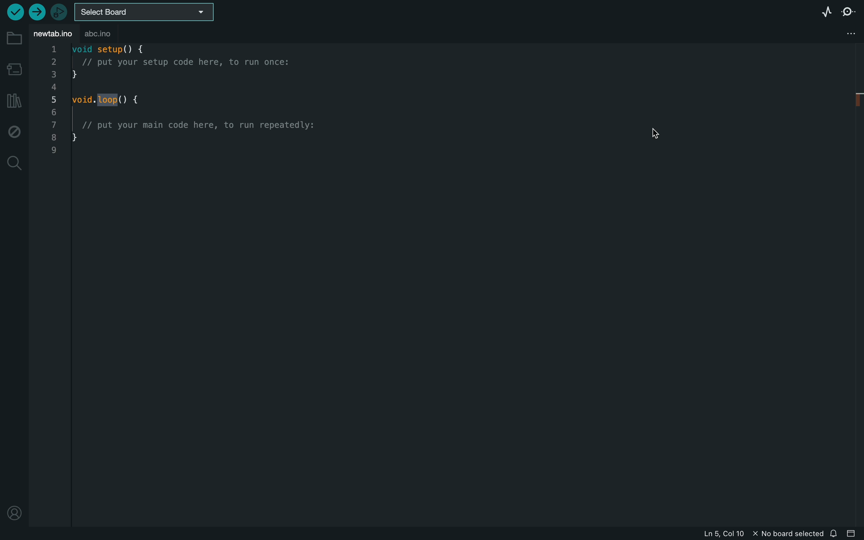  I want to click on serial plotter, so click(814, 11).